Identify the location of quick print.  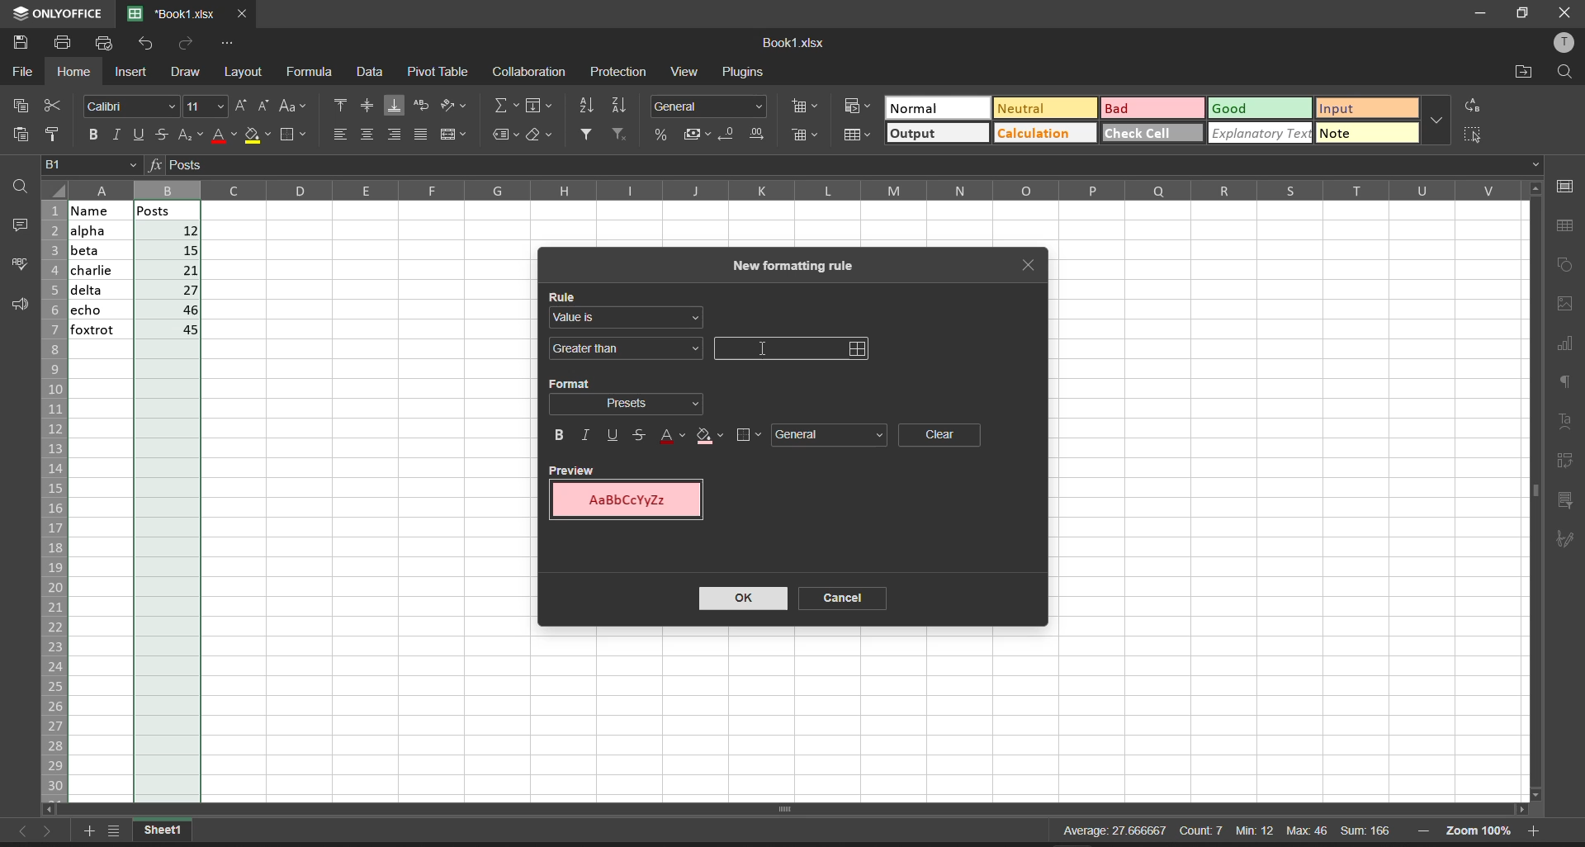
(104, 44).